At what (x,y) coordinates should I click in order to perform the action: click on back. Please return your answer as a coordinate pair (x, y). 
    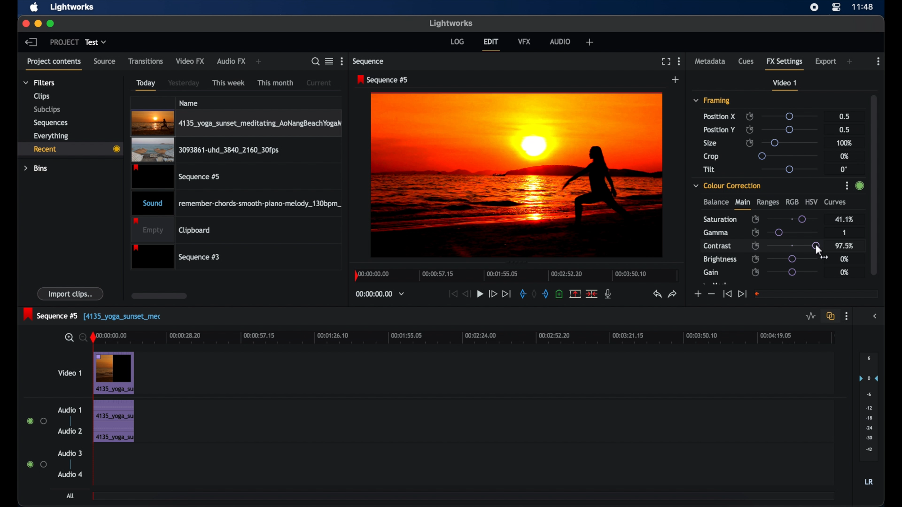
    Looking at the image, I should click on (31, 42).